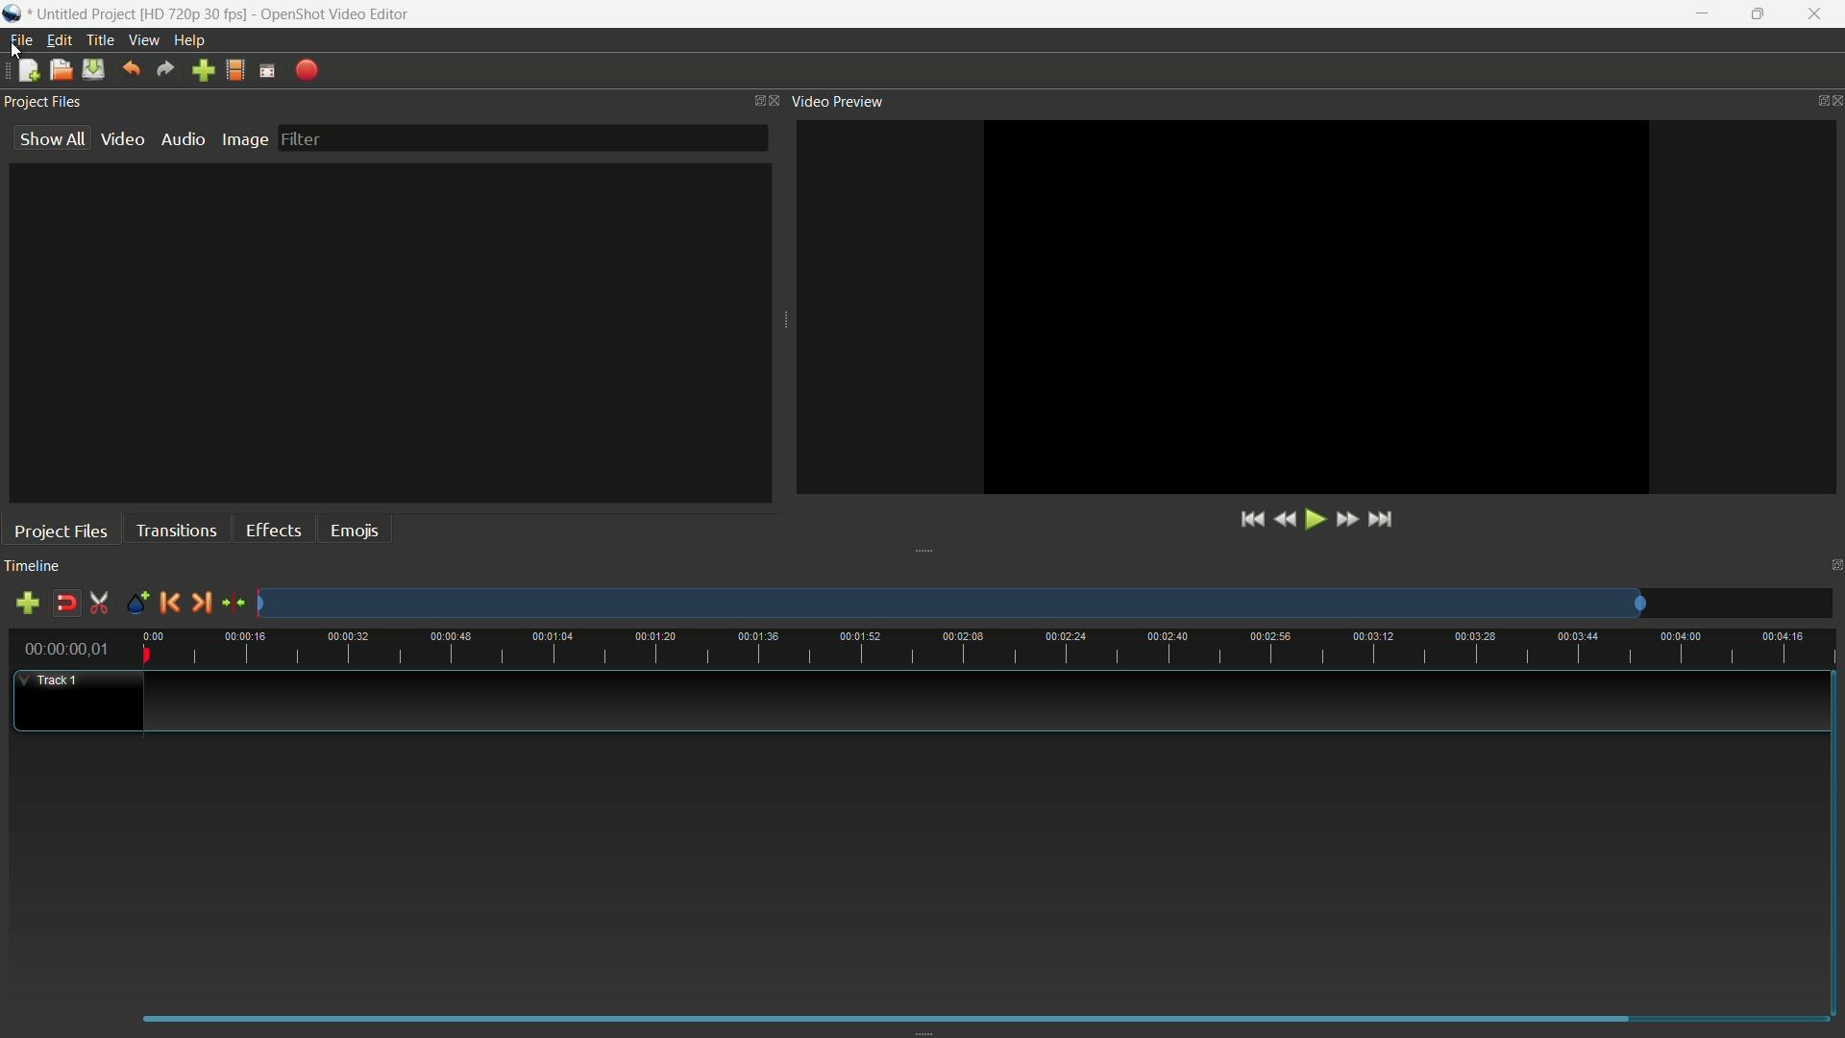 The width and height of the screenshot is (1845, 1038). I want to click on edit menu, so click(58, 42).